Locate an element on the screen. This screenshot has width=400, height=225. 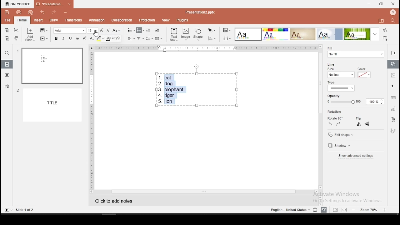
minimize is located at coordinates (369, 4).